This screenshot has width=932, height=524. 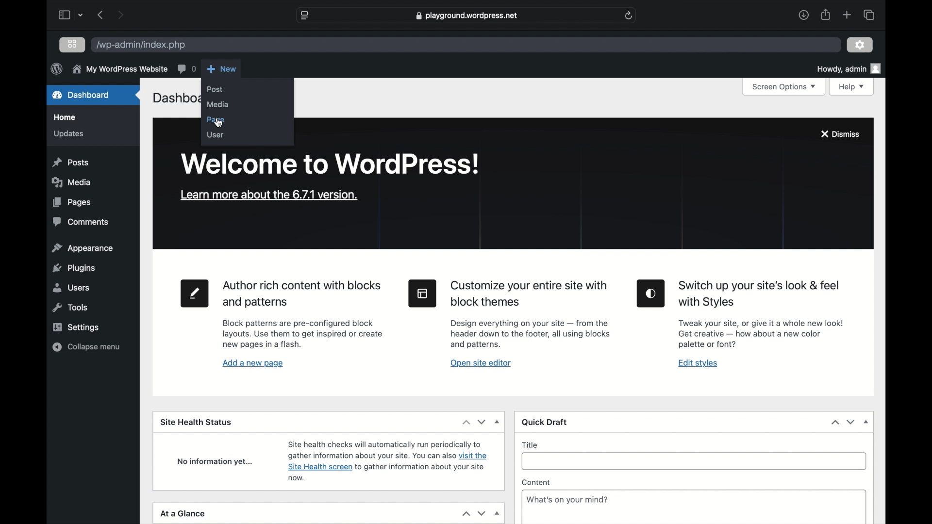 I want to click on web address, so click(x=468, y=15).